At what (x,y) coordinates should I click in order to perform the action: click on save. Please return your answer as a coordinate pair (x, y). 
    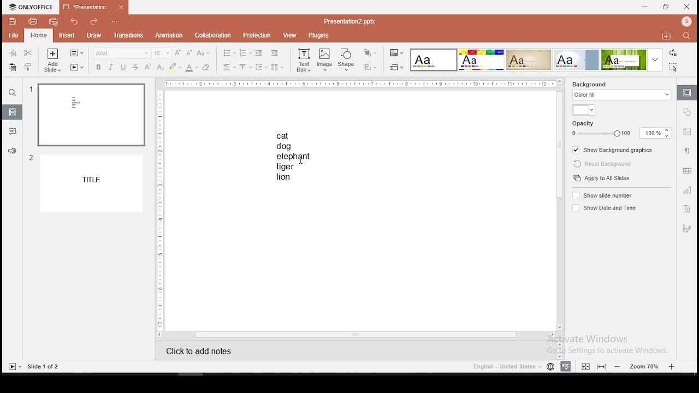
    Looking at the image, I should click on (13, 22).